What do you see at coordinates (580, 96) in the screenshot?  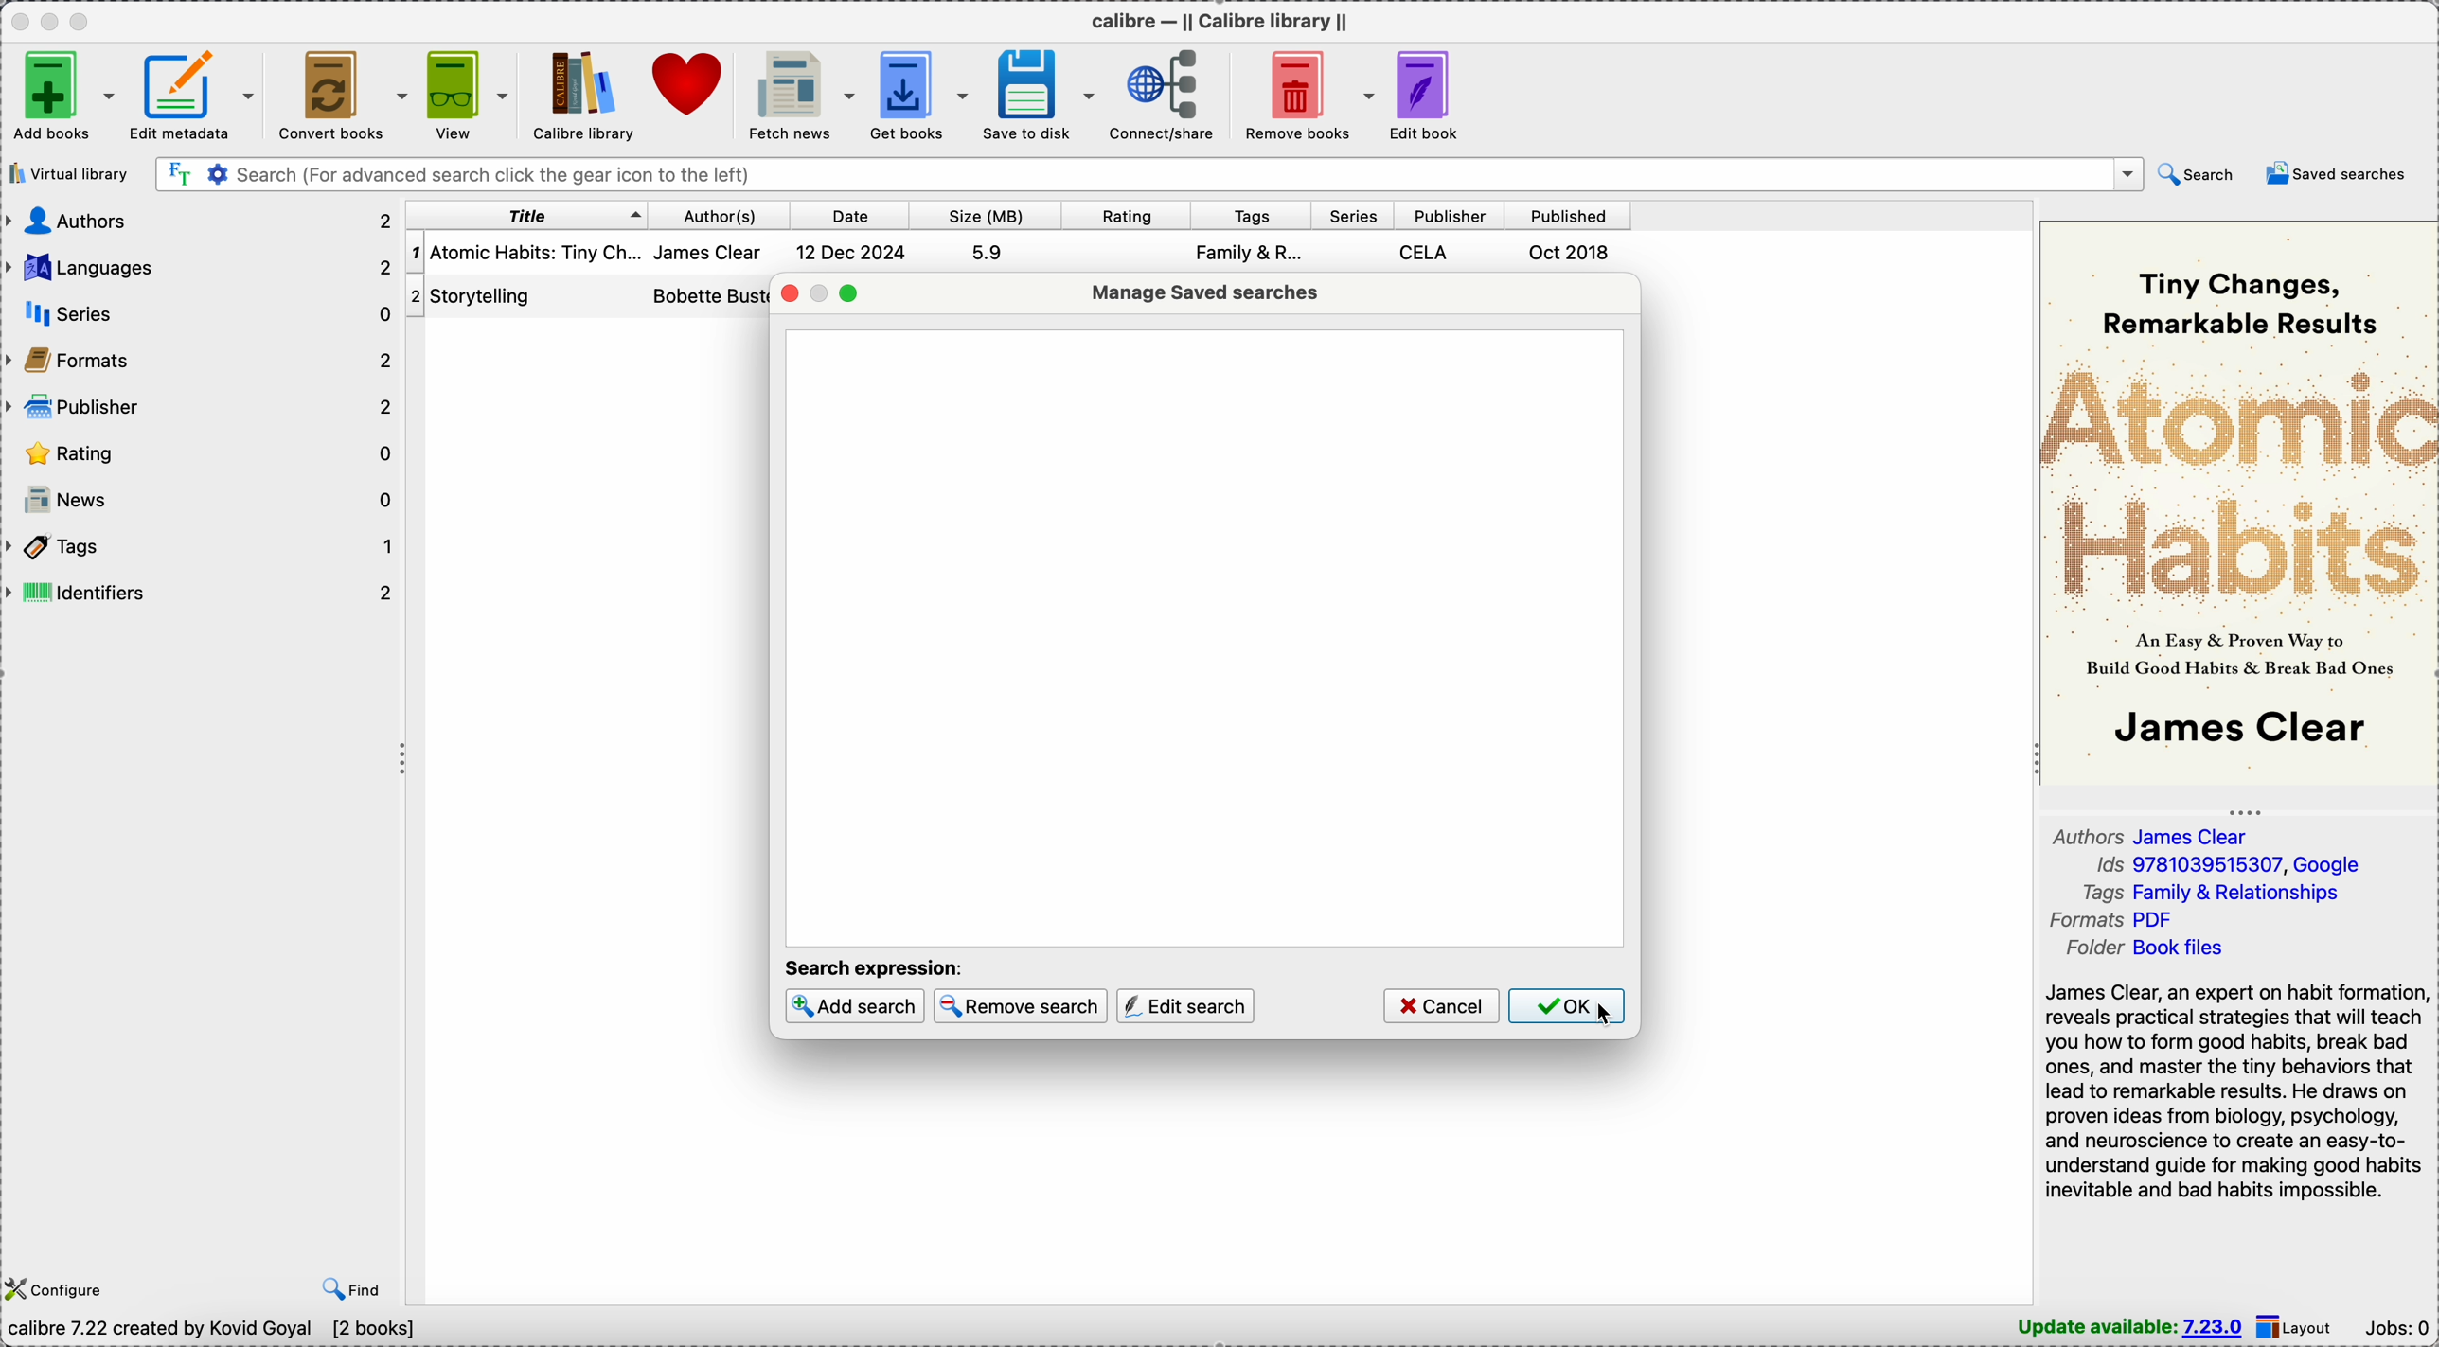 I see `Calibre library` at bounding box center [580, 96].